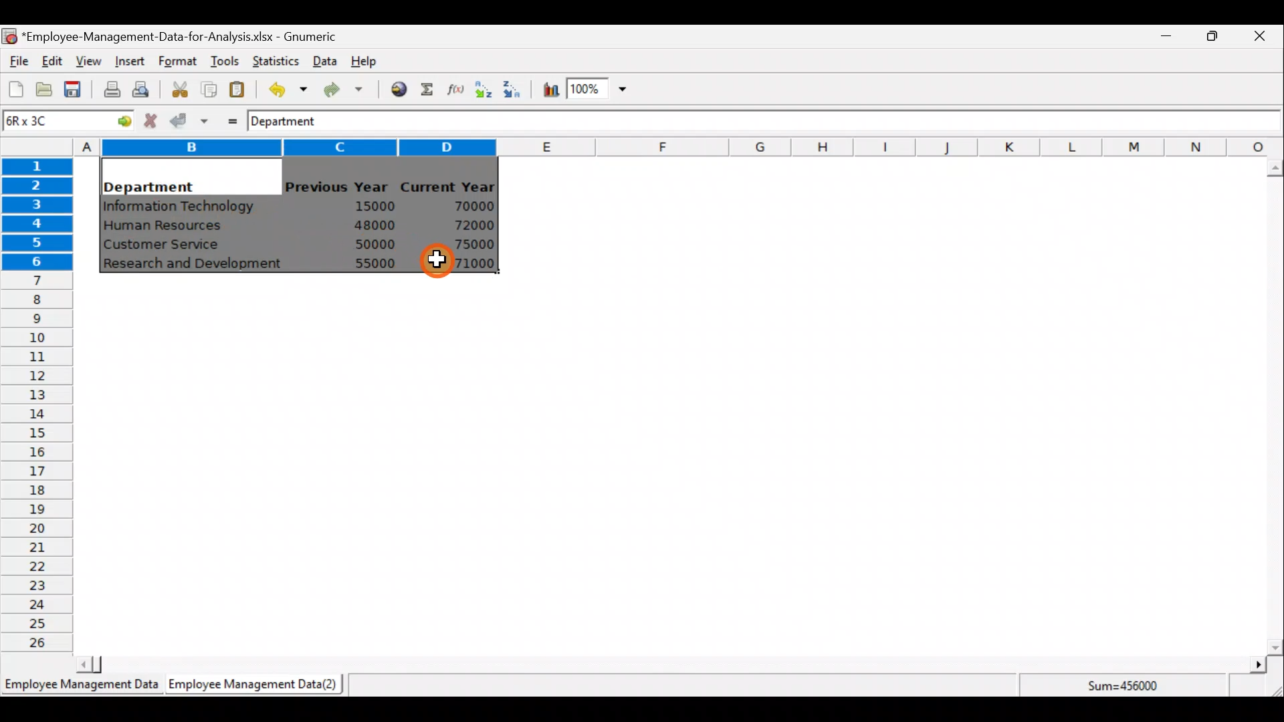 The height and width of the screenshot is (722, 1284). I want to click on Cell name 6R x 3C, so click(44, 120).